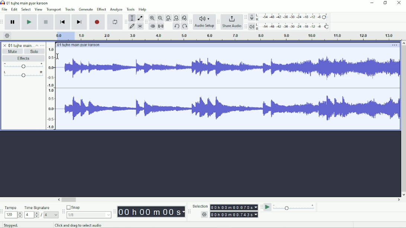  What do you see at coordinates (190, 22) in the screenshot?
I see `Audacity audio setup toolbar` at bounding box center [190, 22].